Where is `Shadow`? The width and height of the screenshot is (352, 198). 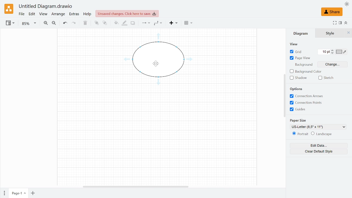
Shadow is located at coordinates (298, 78).